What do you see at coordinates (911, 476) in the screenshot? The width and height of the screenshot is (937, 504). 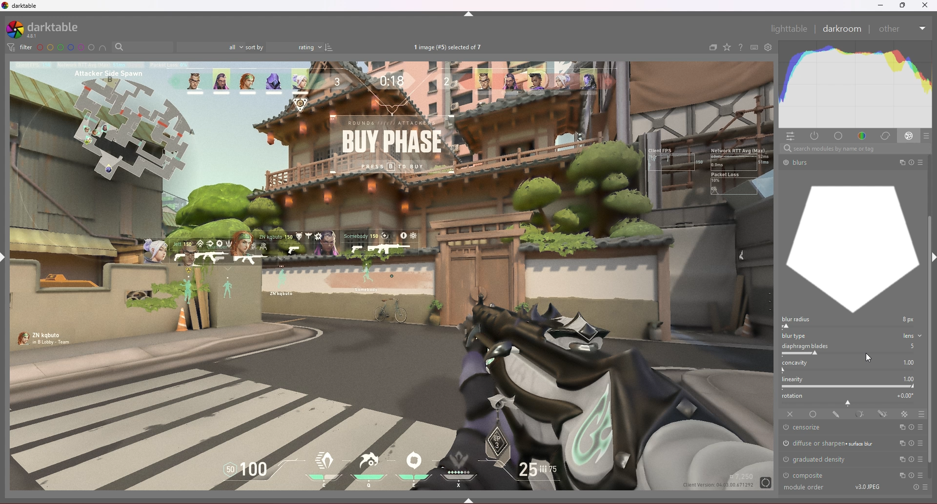 I see `reset` at bounding box center [911, 476].